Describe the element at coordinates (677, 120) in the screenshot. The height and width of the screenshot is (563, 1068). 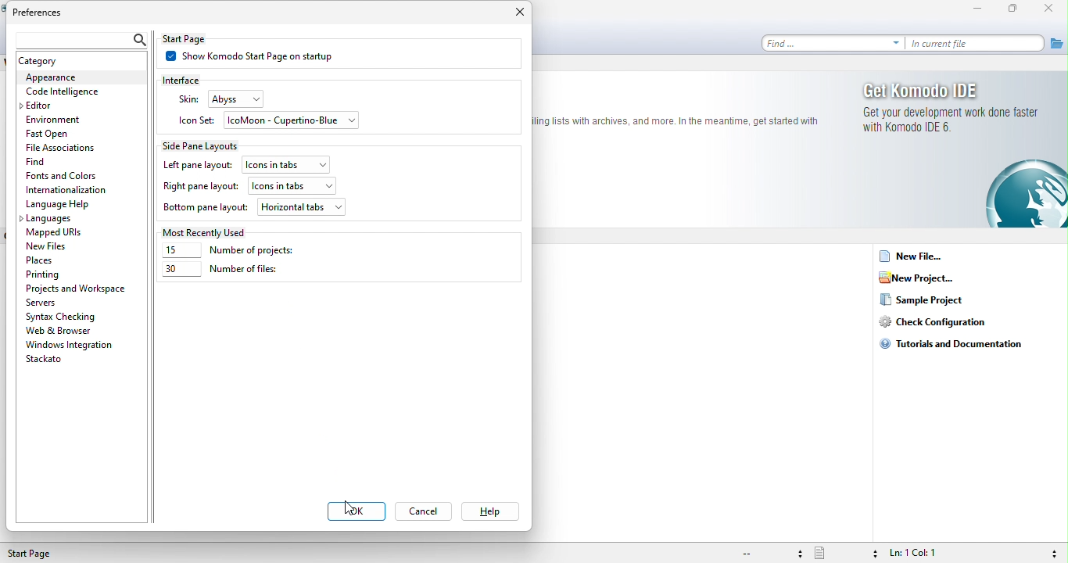
I see `text` at that location.